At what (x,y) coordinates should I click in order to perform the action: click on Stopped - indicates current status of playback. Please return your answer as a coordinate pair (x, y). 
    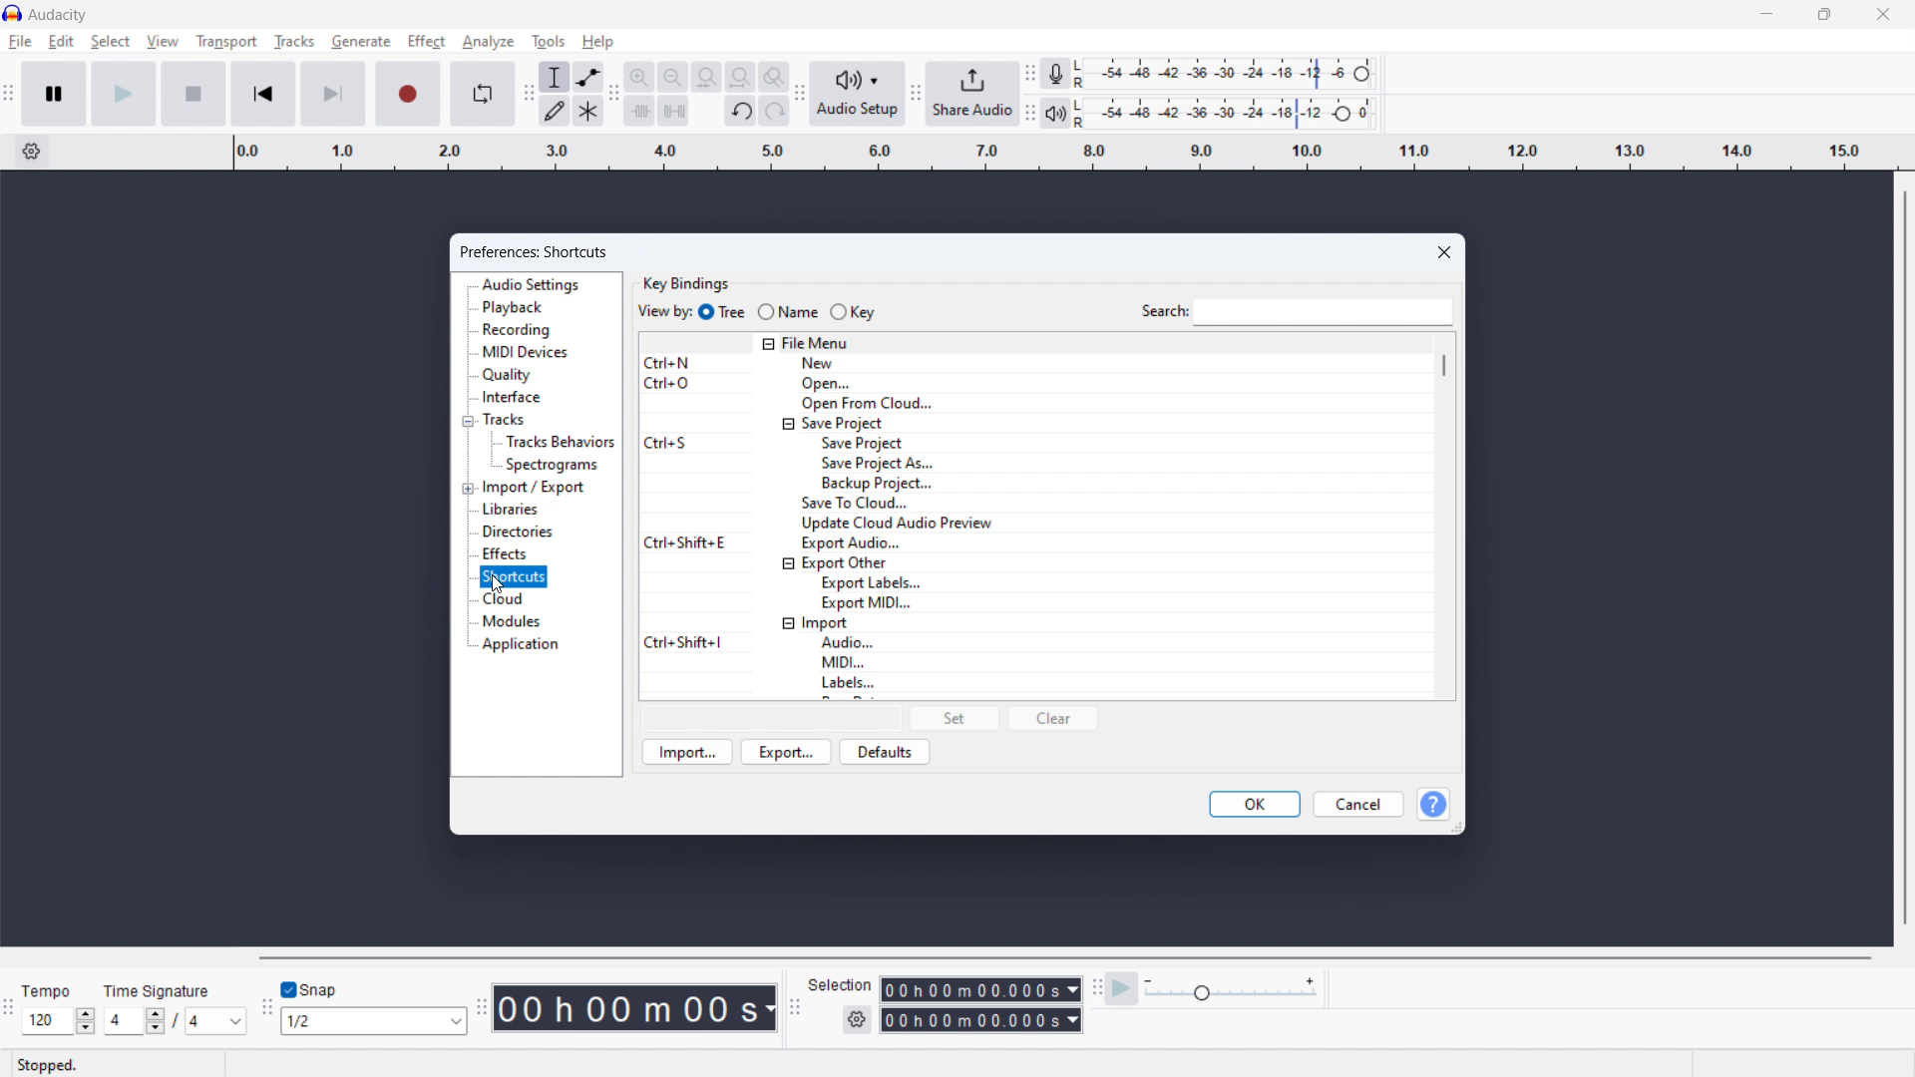
    Looking at the image, I should click on (115, 1064).